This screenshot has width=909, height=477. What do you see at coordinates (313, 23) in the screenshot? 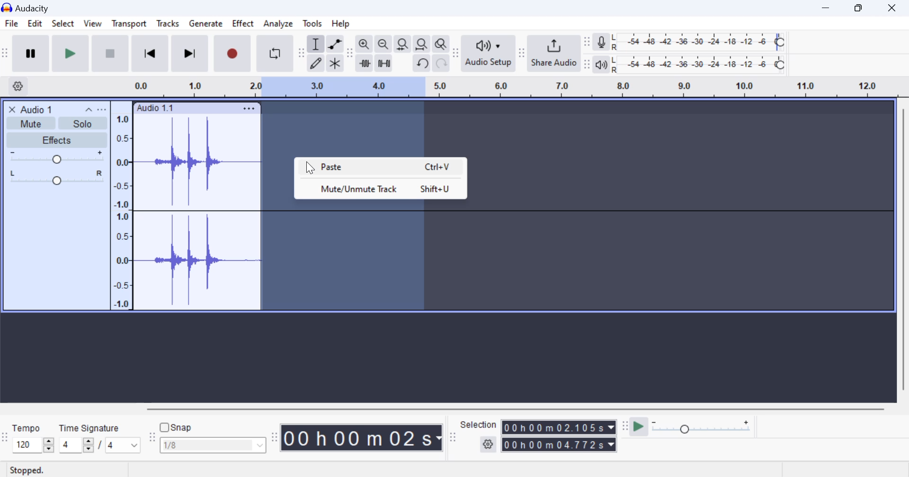
I see `Tools` at bounding box center [313, 23].